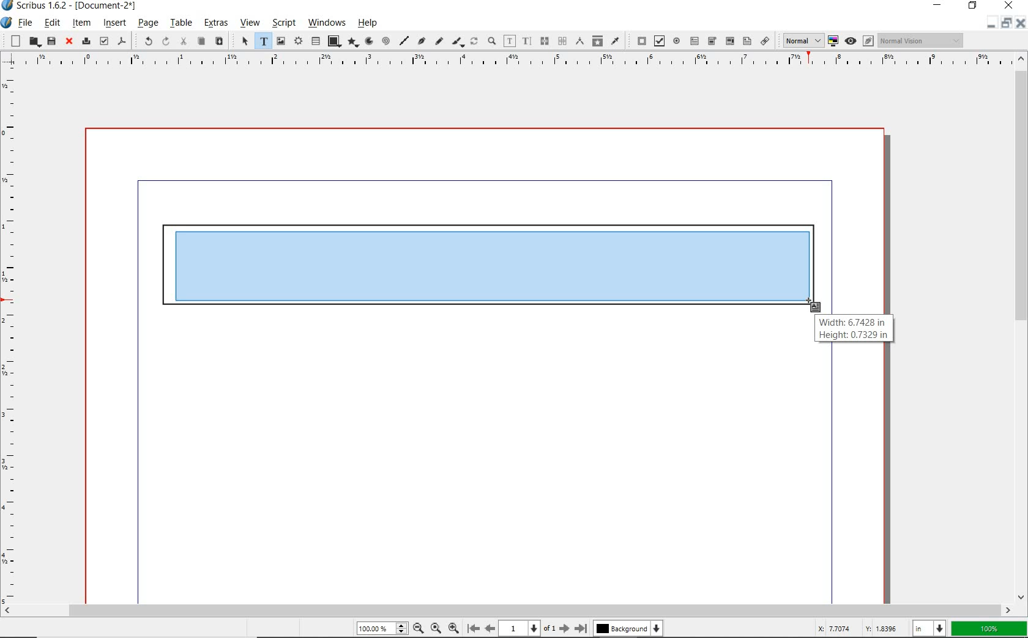 The image size is (1028, 638). What do you see at coordinates (327, 23) in the screenshot?
I see `windows` at bounding box center [327, 23].